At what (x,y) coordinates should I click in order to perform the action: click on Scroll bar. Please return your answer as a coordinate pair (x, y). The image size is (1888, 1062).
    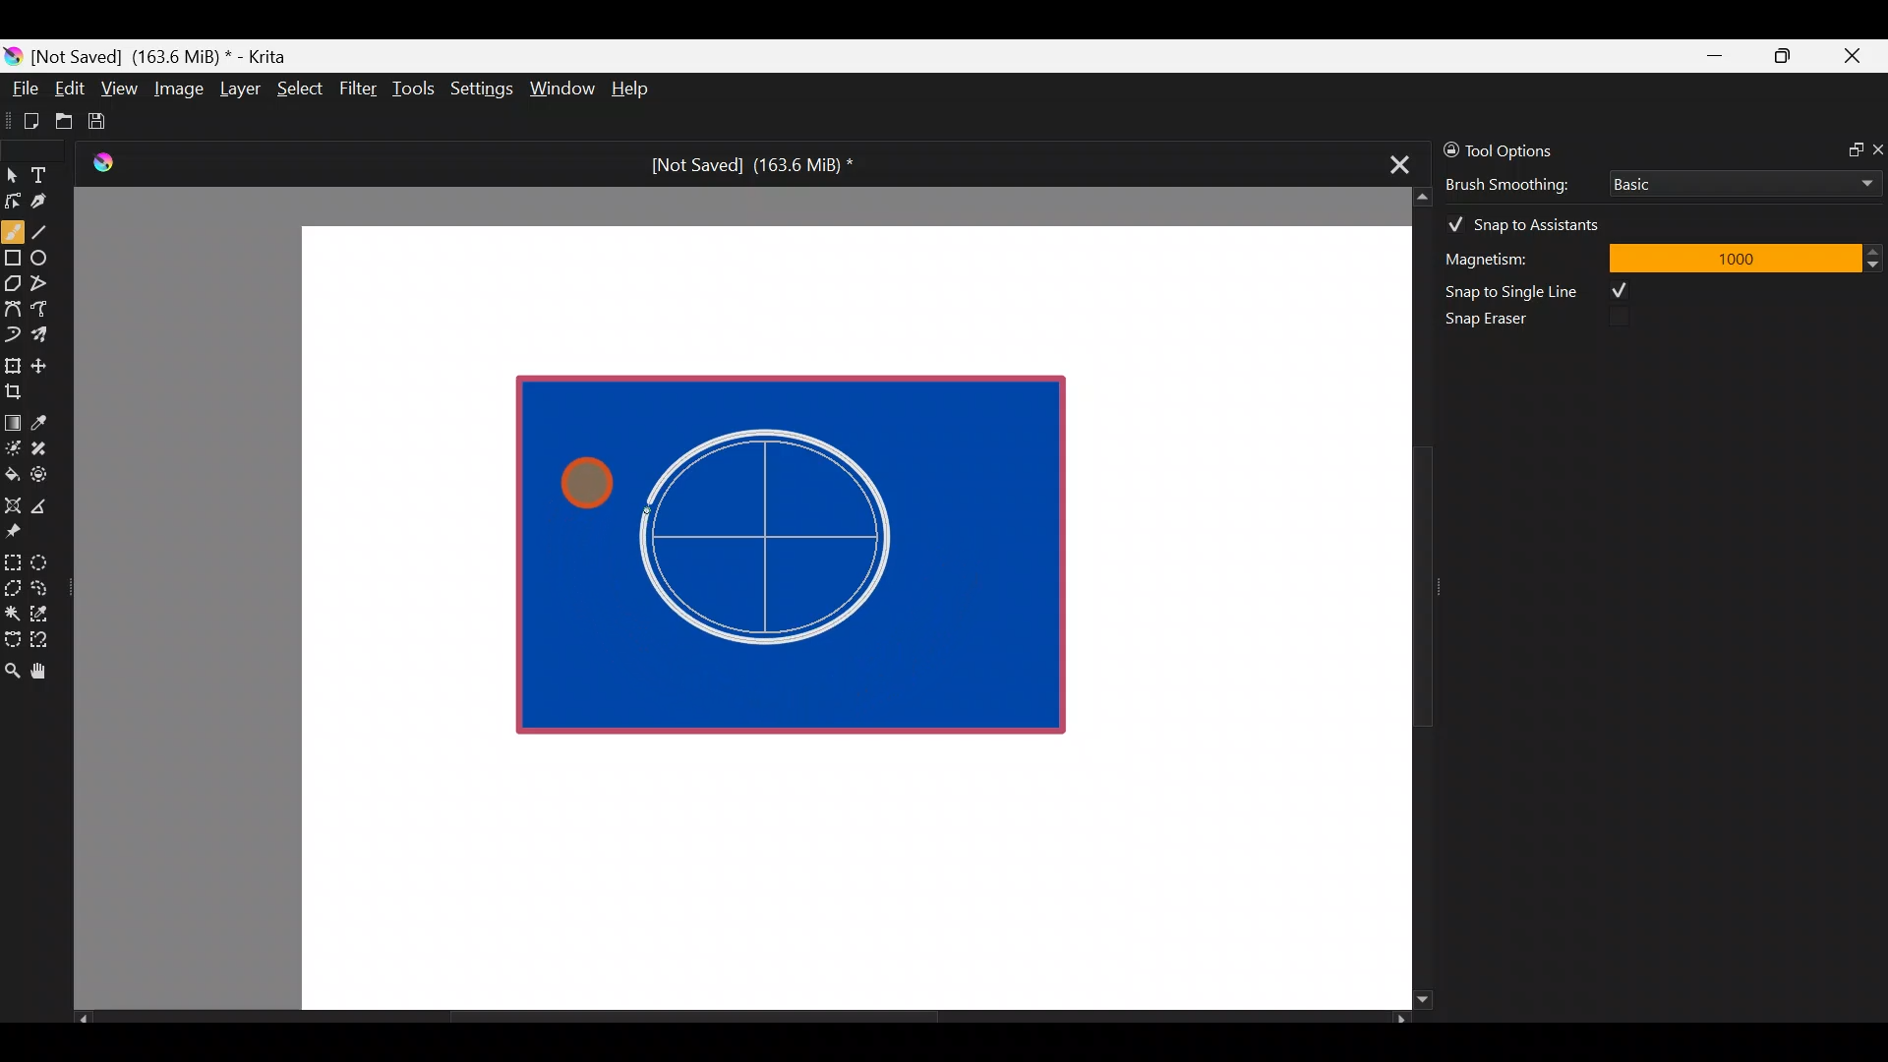
    Looking at the image, I should click on (1408, 599).